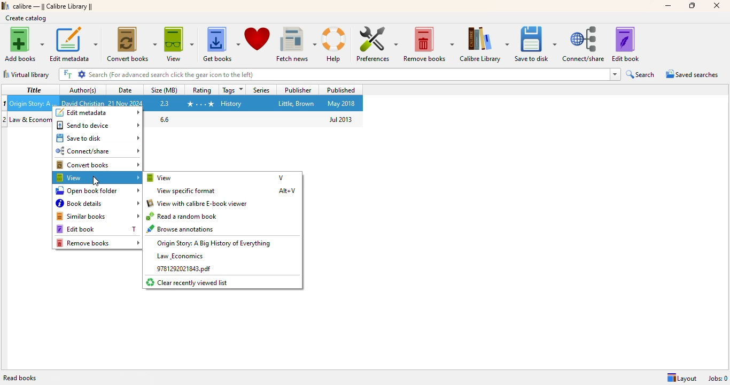 The height and width of the screenshot is (385, 730). What do you see at coordinates (97, 216) in the screenshot?
I see `similar books` at bounding box center [97, 216].